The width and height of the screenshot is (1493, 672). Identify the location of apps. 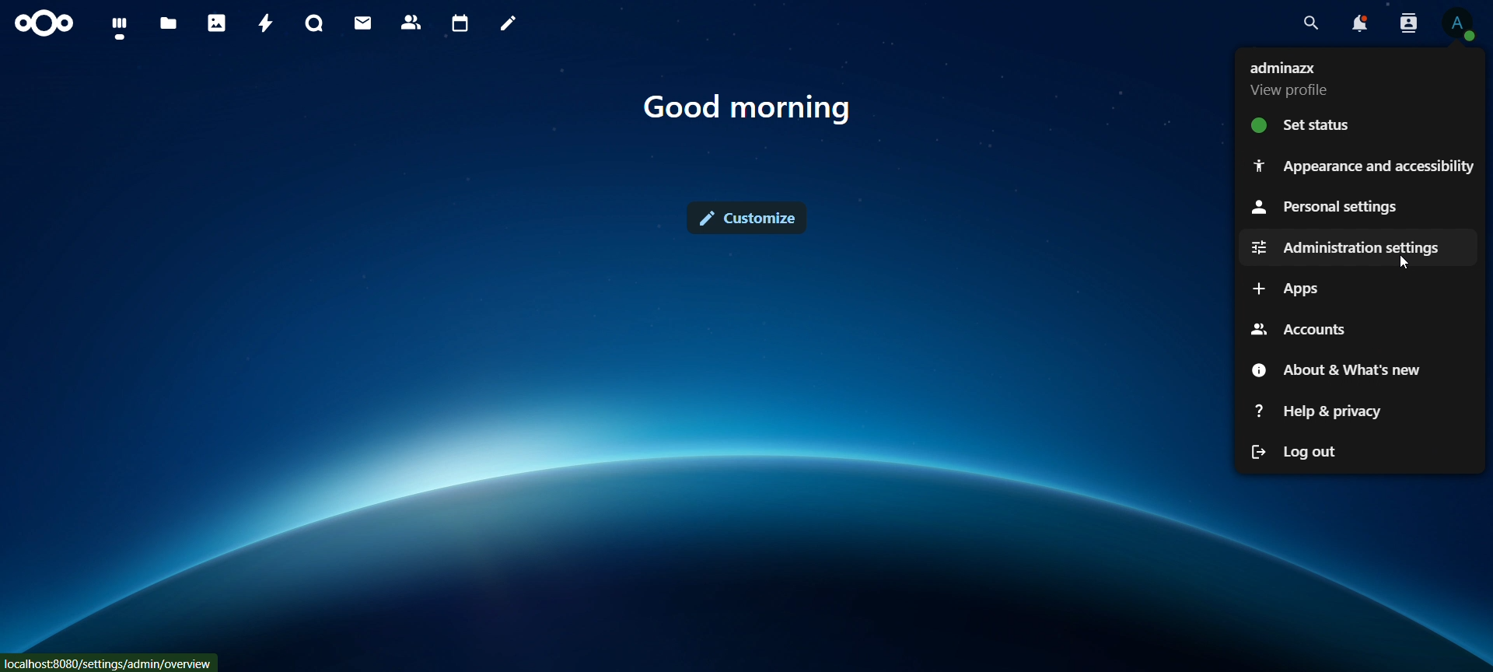
(1290, 286).